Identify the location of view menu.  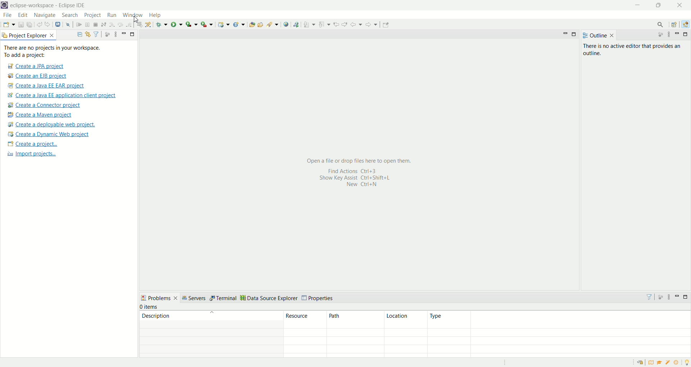
(668, 35).